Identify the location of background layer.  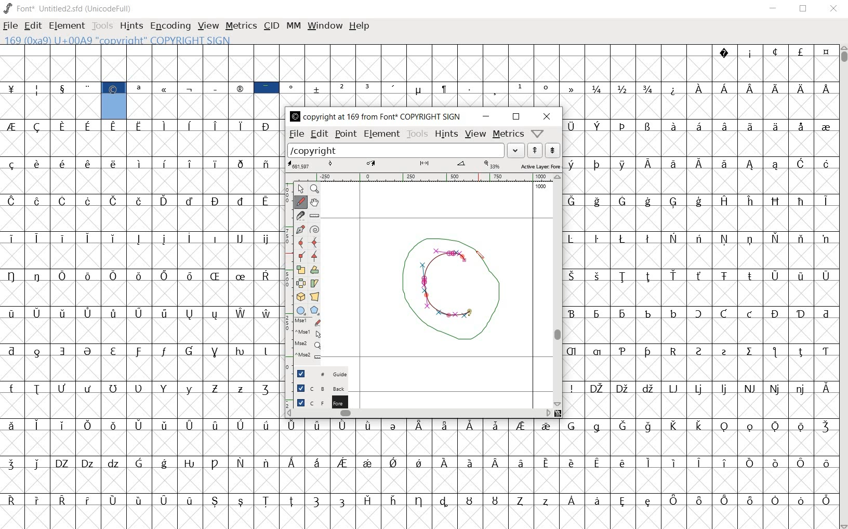
(316, 388).